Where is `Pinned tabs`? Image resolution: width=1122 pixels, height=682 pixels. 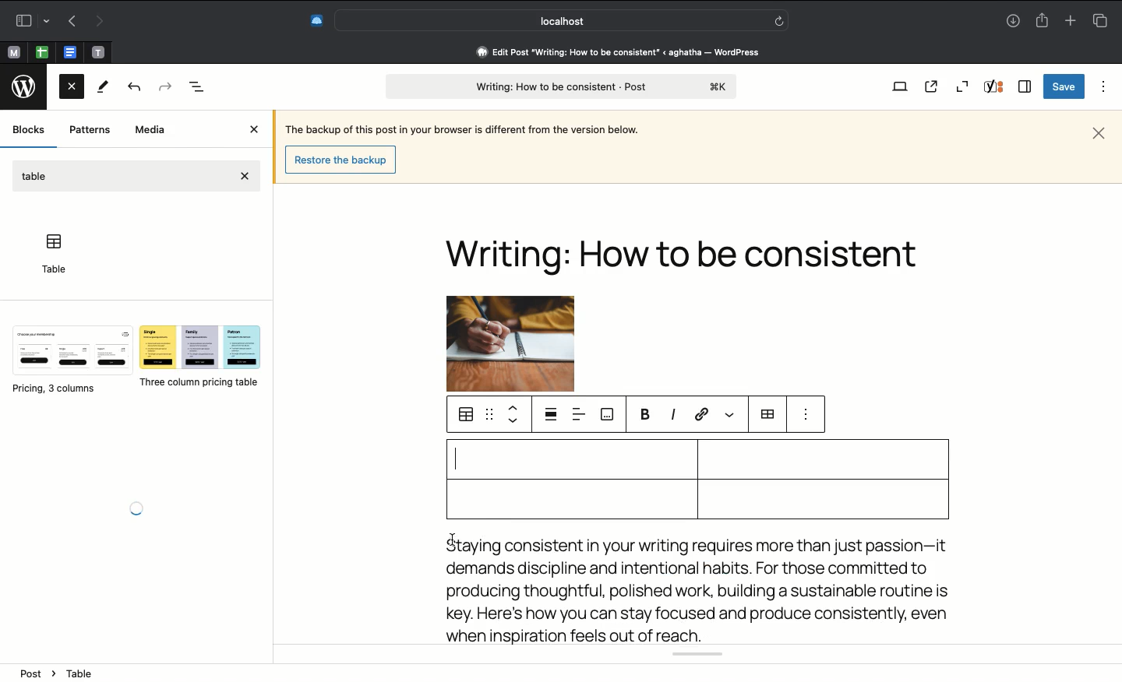 Pinned tabs is located at coordinates (97, 52).